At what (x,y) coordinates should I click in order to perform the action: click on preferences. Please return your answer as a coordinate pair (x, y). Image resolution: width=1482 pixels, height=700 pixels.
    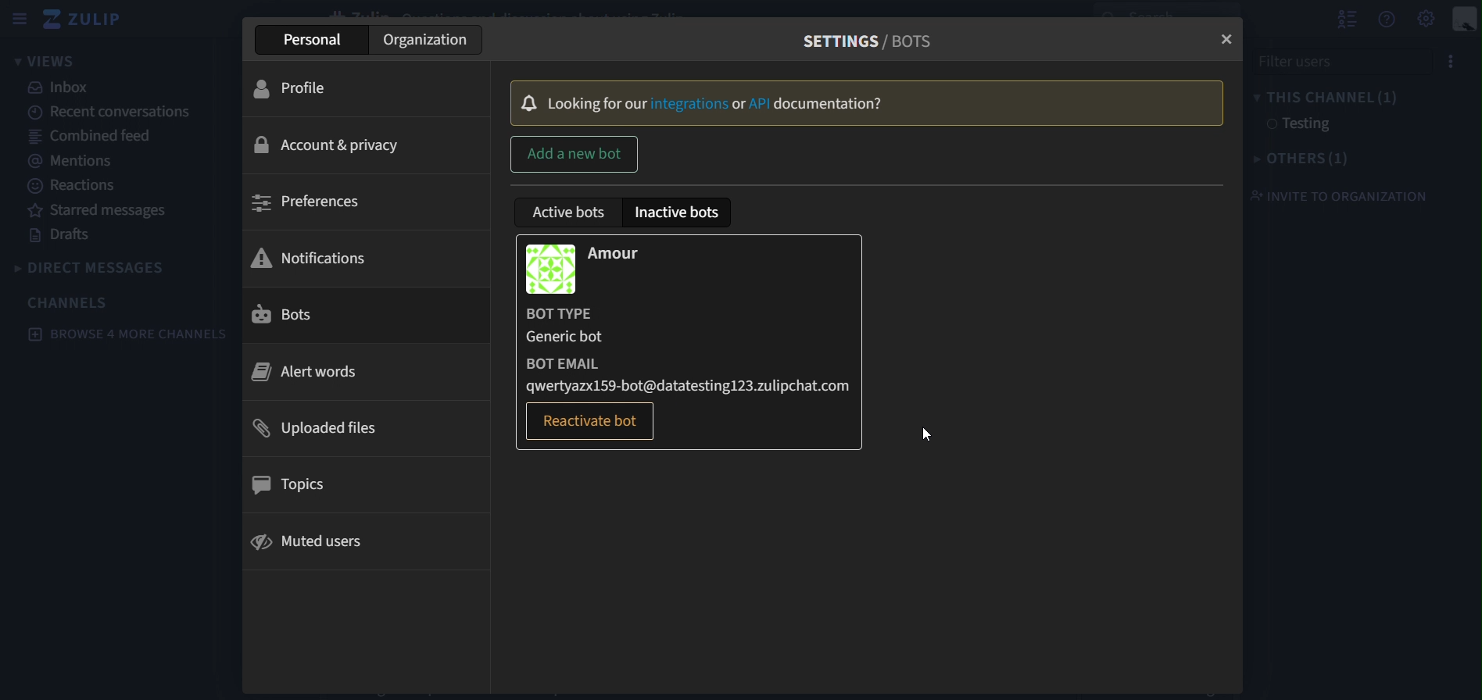
    Looking at the image, I should click on (319, 203).